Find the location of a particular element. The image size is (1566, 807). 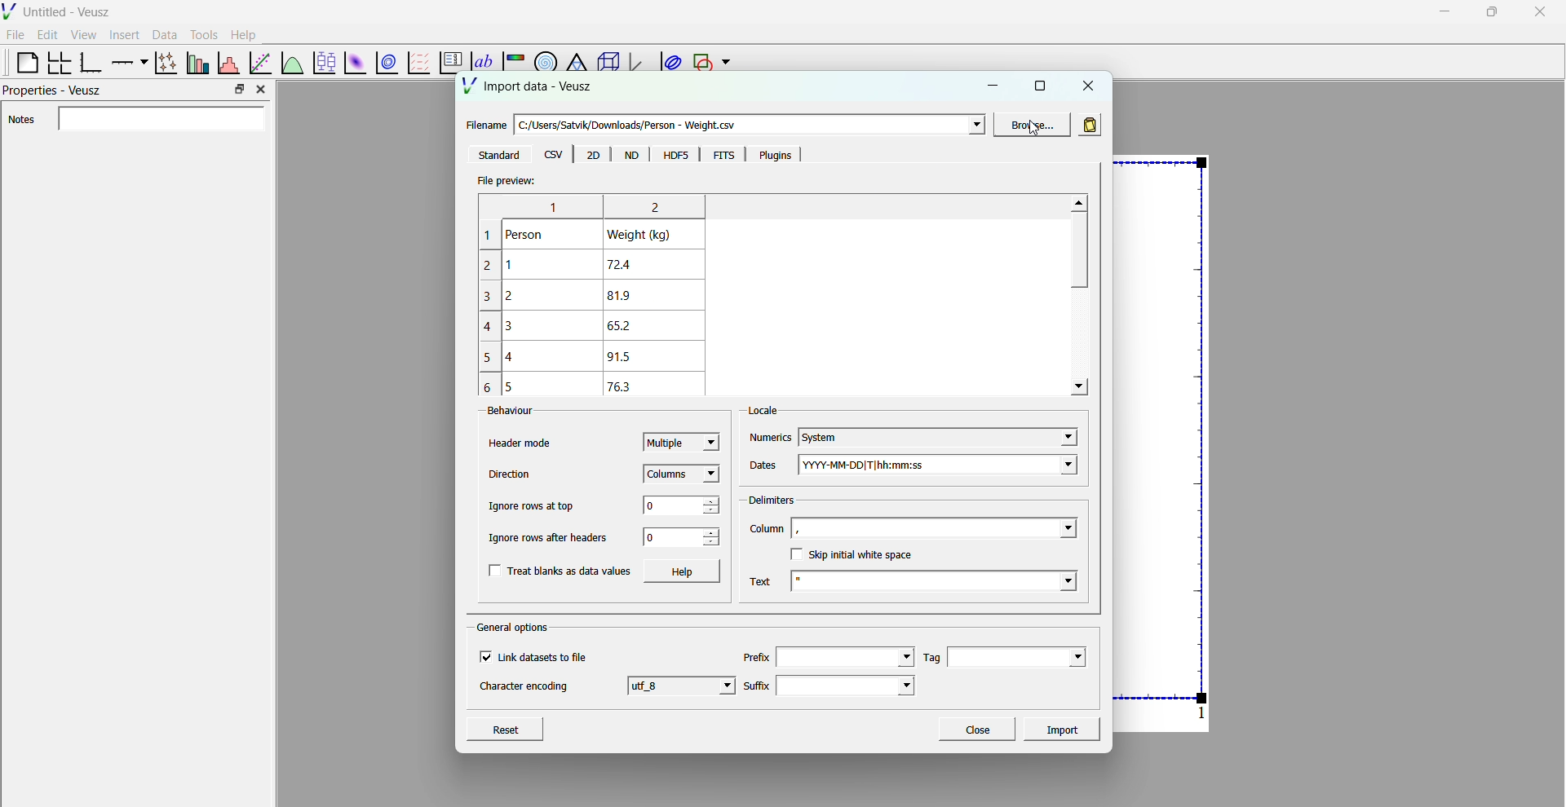

logo of Veusz is located at coordinates (10, 11).